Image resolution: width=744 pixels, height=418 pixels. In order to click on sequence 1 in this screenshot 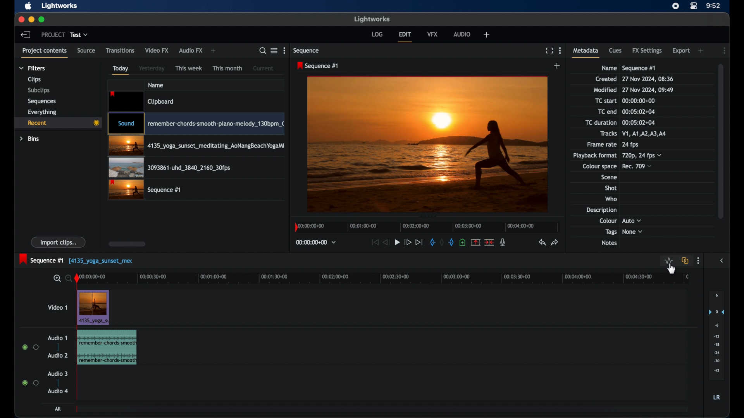, I will do `click(318, 66)`.